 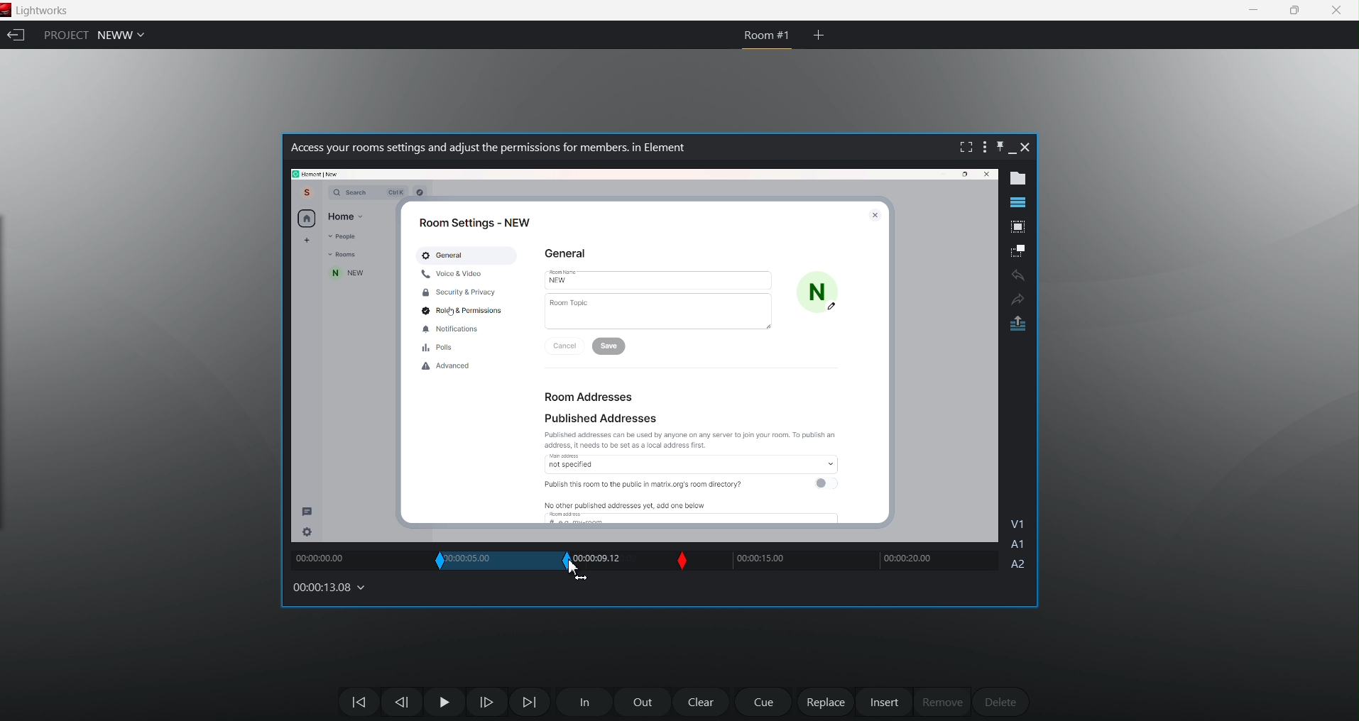 What do you see at coordinates (469, 222) in the screenshot?
I see `Room Settings - NEW` at bounding box center [469, 222].